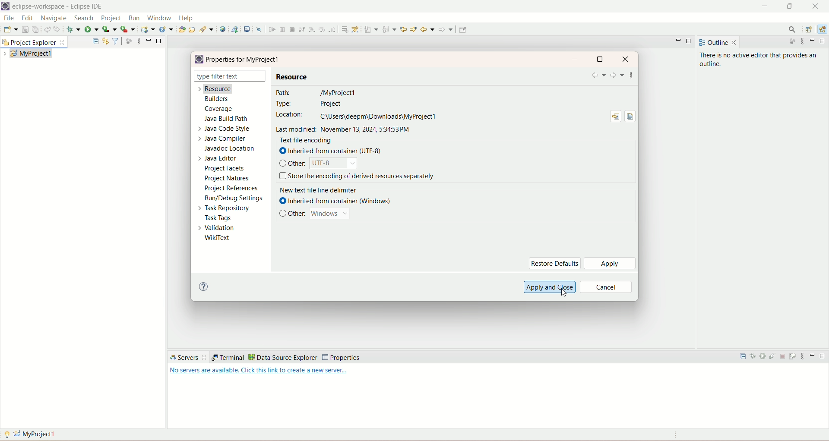 This screenshot has height=441, width=829. Describe the element at coordinates (36, 42) in the screenshot. I see `project explorer` at that location.